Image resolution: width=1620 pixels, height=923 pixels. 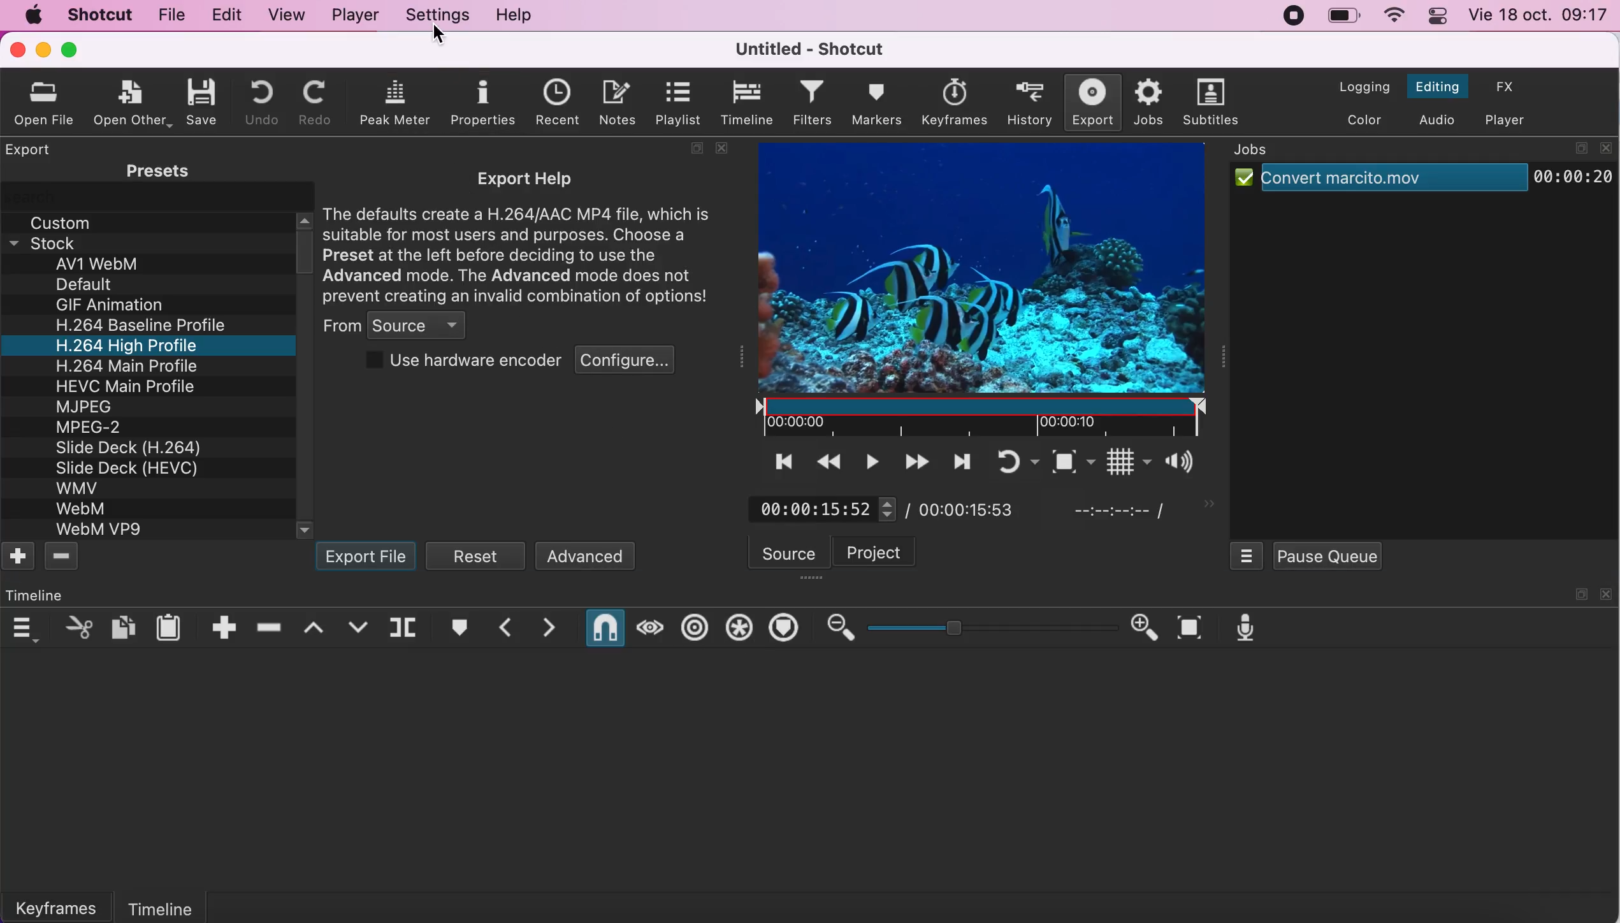 I want to click on Slide Deck (H.264), so click(x=129, y=447).